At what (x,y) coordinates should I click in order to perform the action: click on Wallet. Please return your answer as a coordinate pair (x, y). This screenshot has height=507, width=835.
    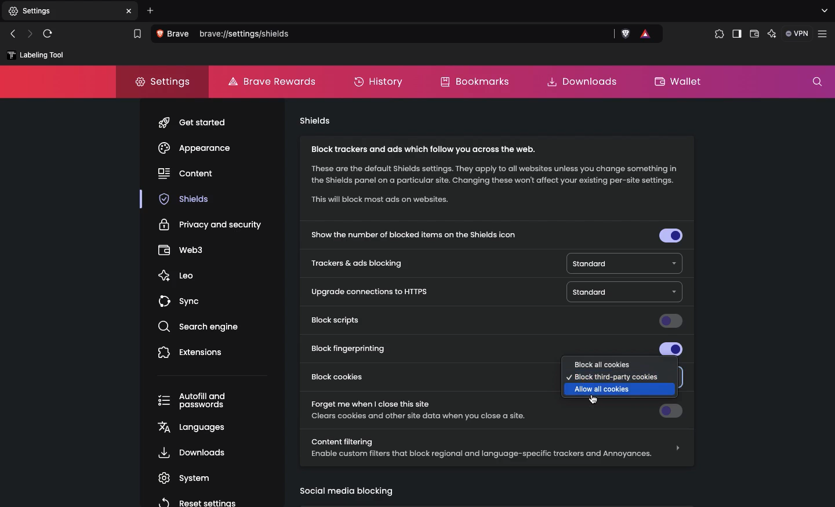
    Looking at the image, I should click on (754, 35).